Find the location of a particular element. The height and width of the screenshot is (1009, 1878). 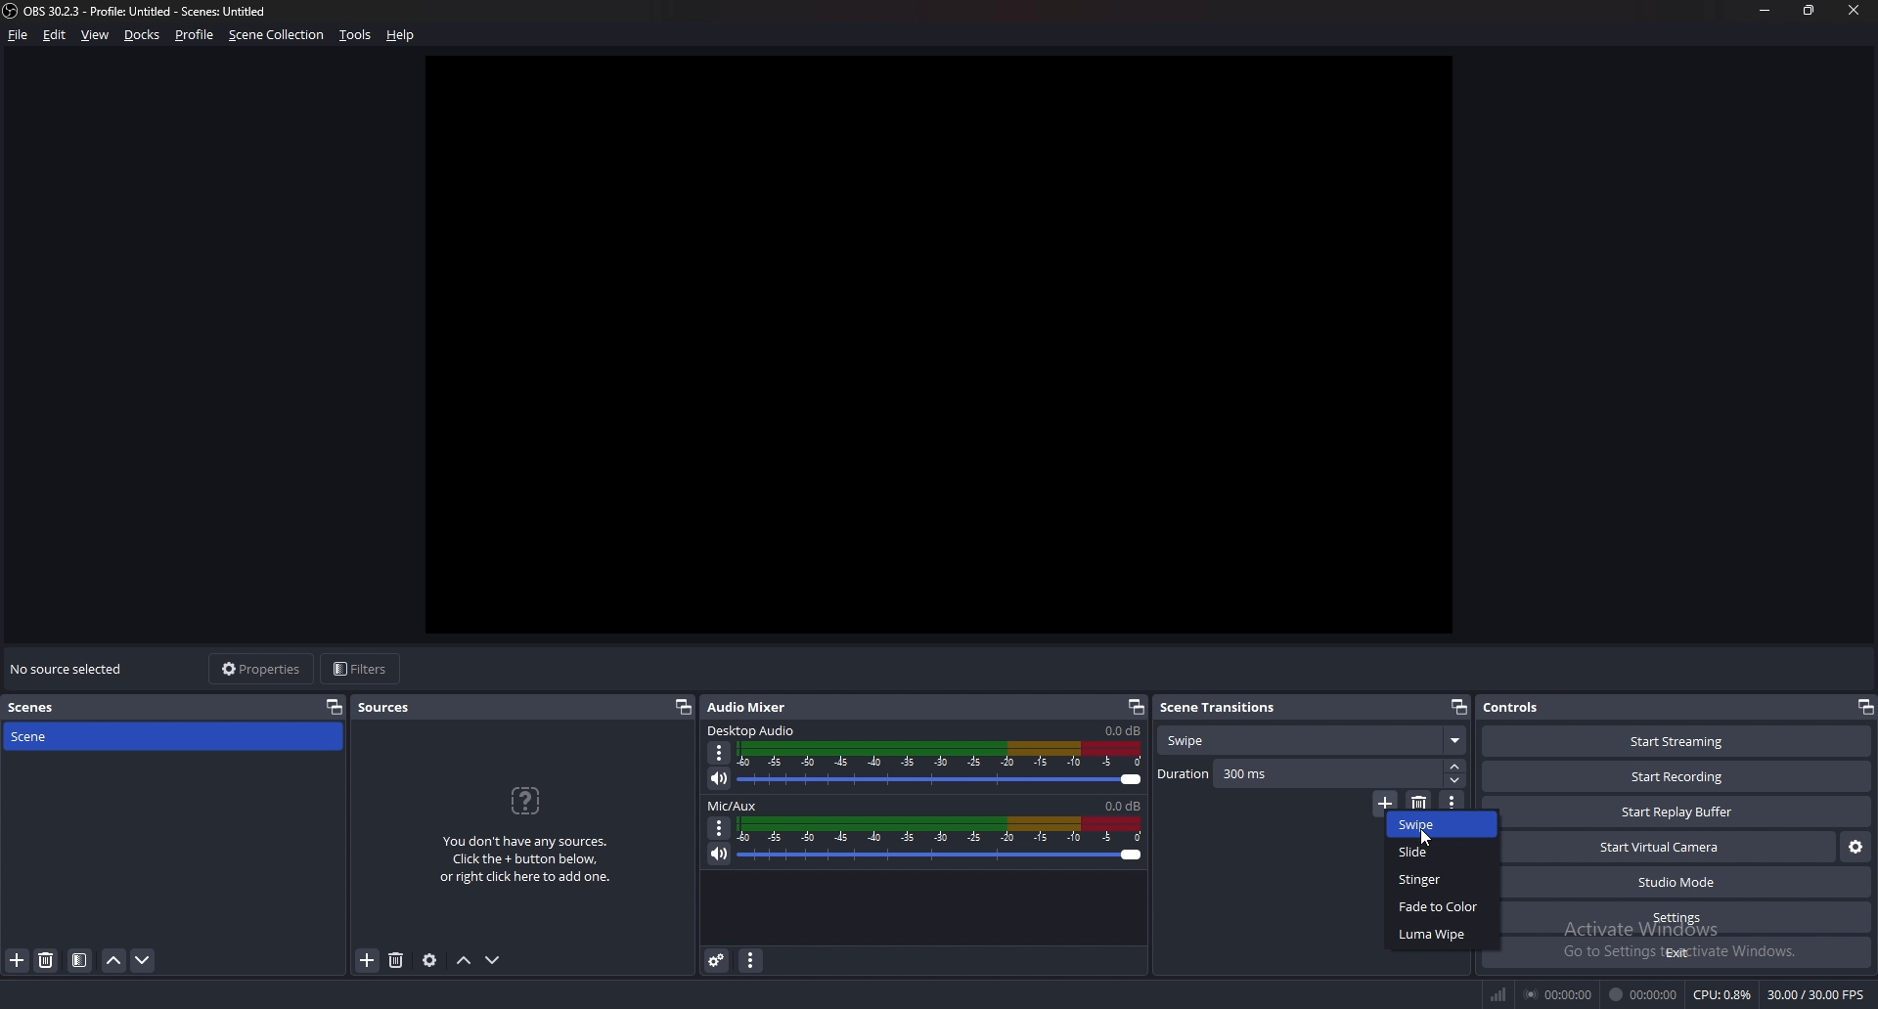

move down is located at coordinates (494, 960).